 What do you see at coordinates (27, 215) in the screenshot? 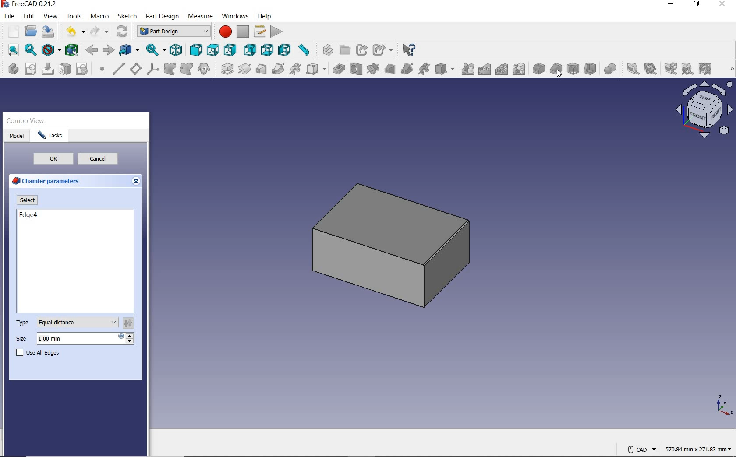
I see `edge` at bounding box center [27, 215].